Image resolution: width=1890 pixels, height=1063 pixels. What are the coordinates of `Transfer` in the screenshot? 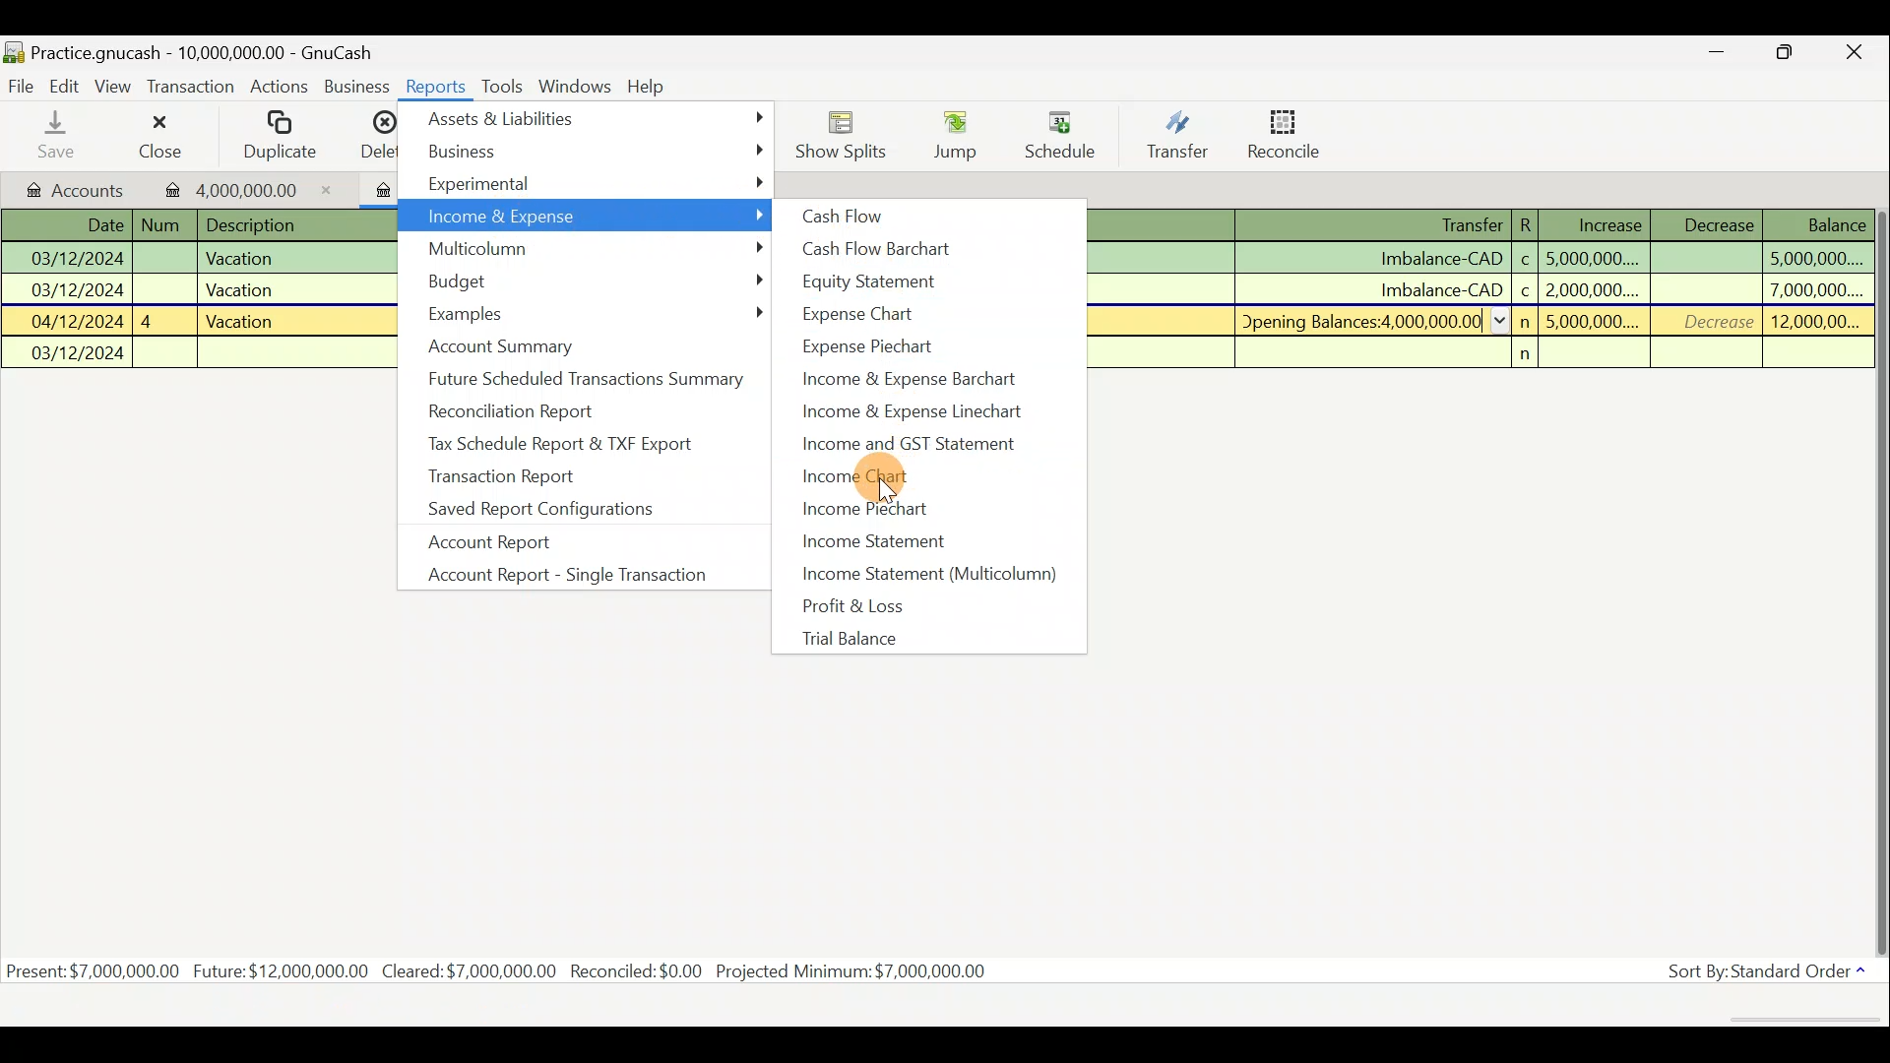 It's located at (1473, 224).